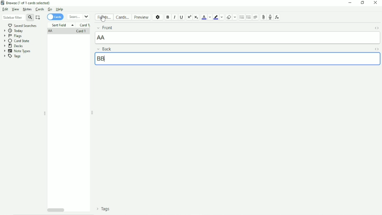 This screenshot has height=215, width=382. I want to click on Close, so click(375, 3).